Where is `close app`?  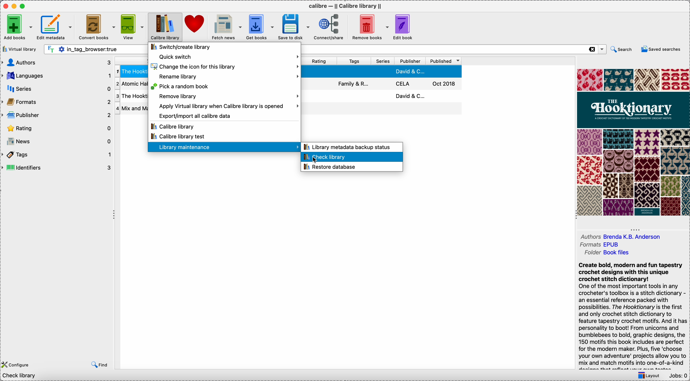 close app is located at coordinates (4, 6).